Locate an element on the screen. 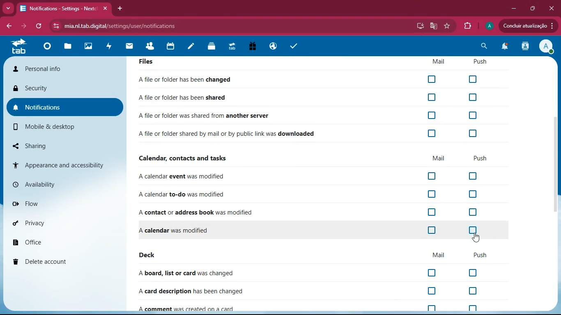 The height and width of the screenshot is (315, 561). add tab is located at coordinates (121, 9).